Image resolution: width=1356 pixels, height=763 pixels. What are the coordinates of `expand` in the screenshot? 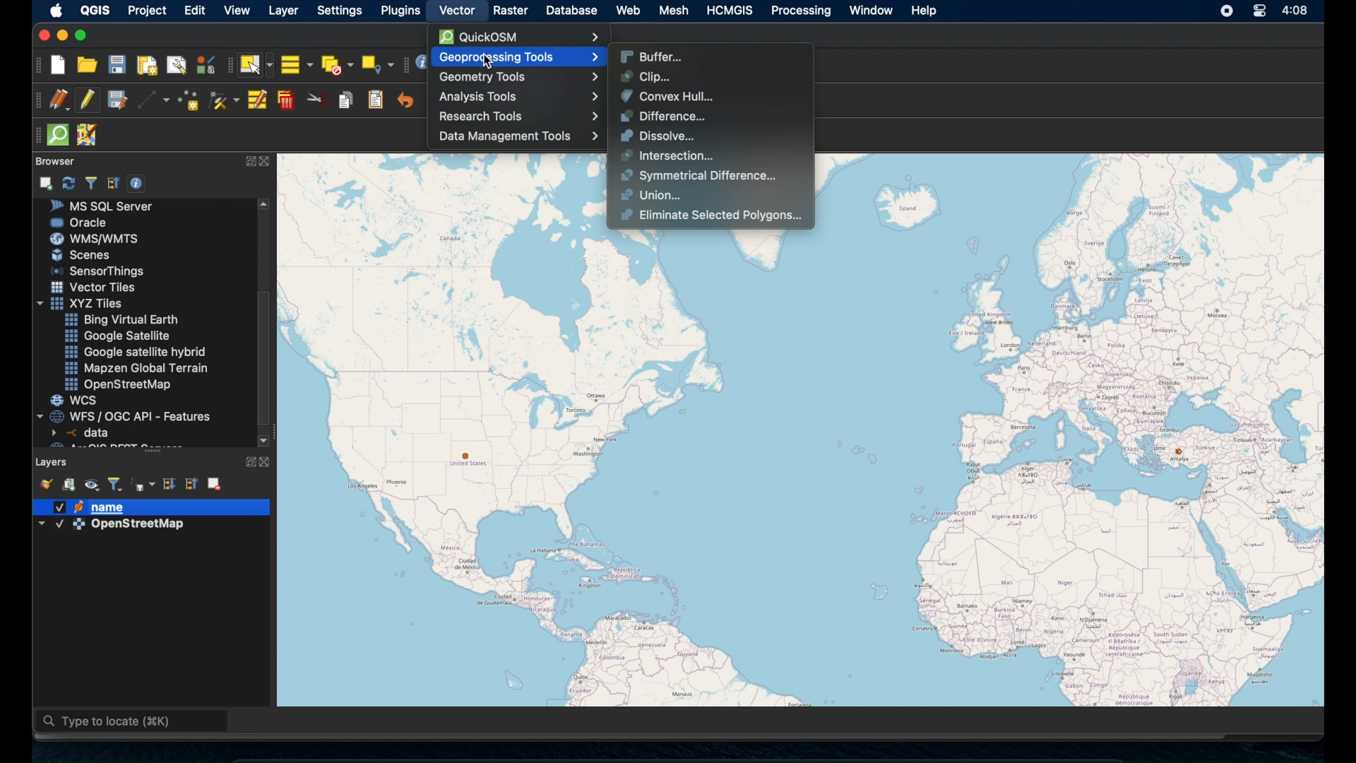 It's located at (247, 460).